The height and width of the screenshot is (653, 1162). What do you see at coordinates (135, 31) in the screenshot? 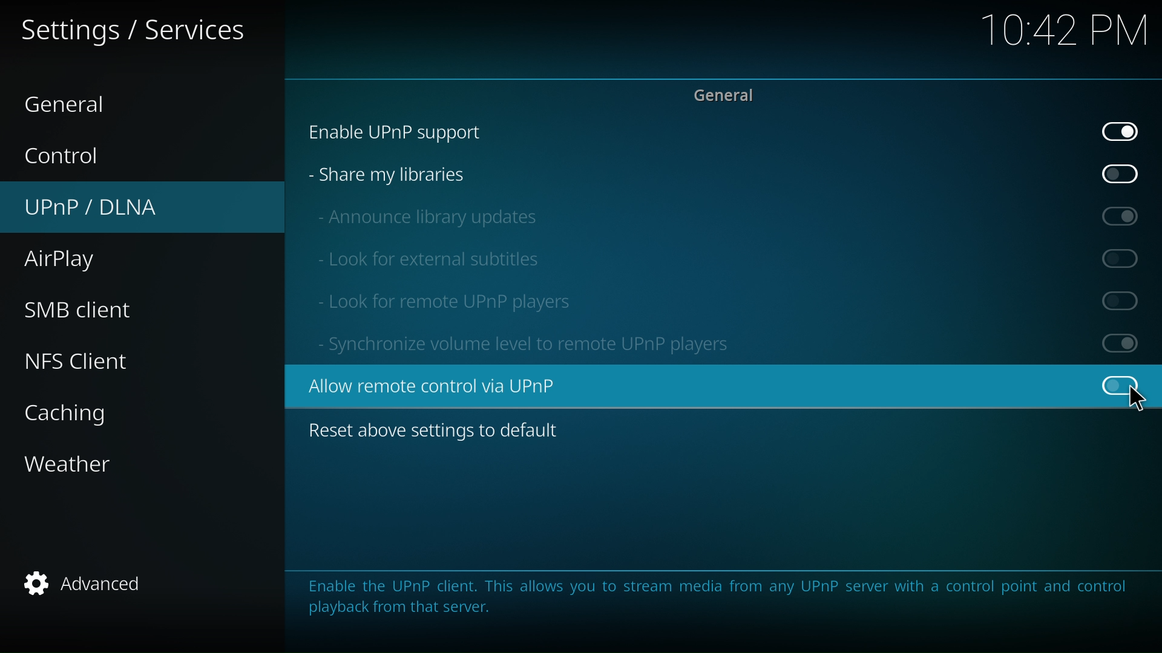
I see `setting and service` at bounding box center [135, 31].